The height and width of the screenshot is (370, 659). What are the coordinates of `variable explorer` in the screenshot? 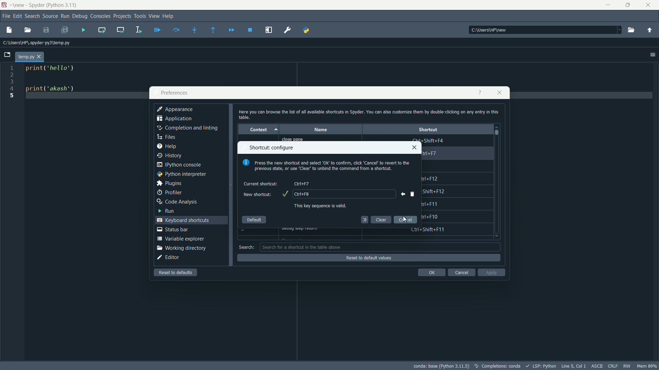 It's located at (180, 238).